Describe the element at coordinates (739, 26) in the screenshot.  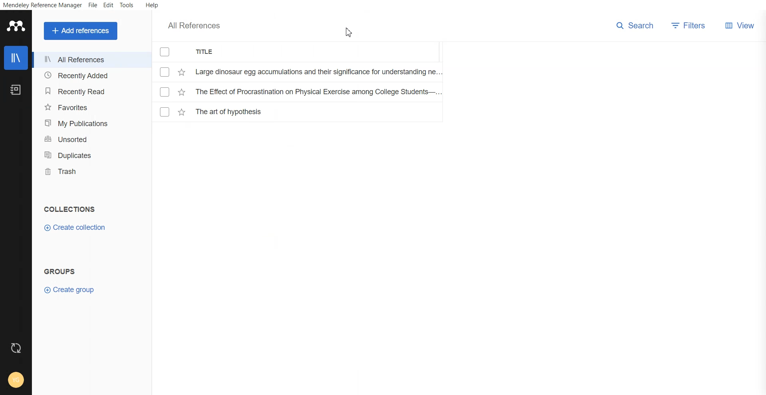
I see `Veiw` at that location.